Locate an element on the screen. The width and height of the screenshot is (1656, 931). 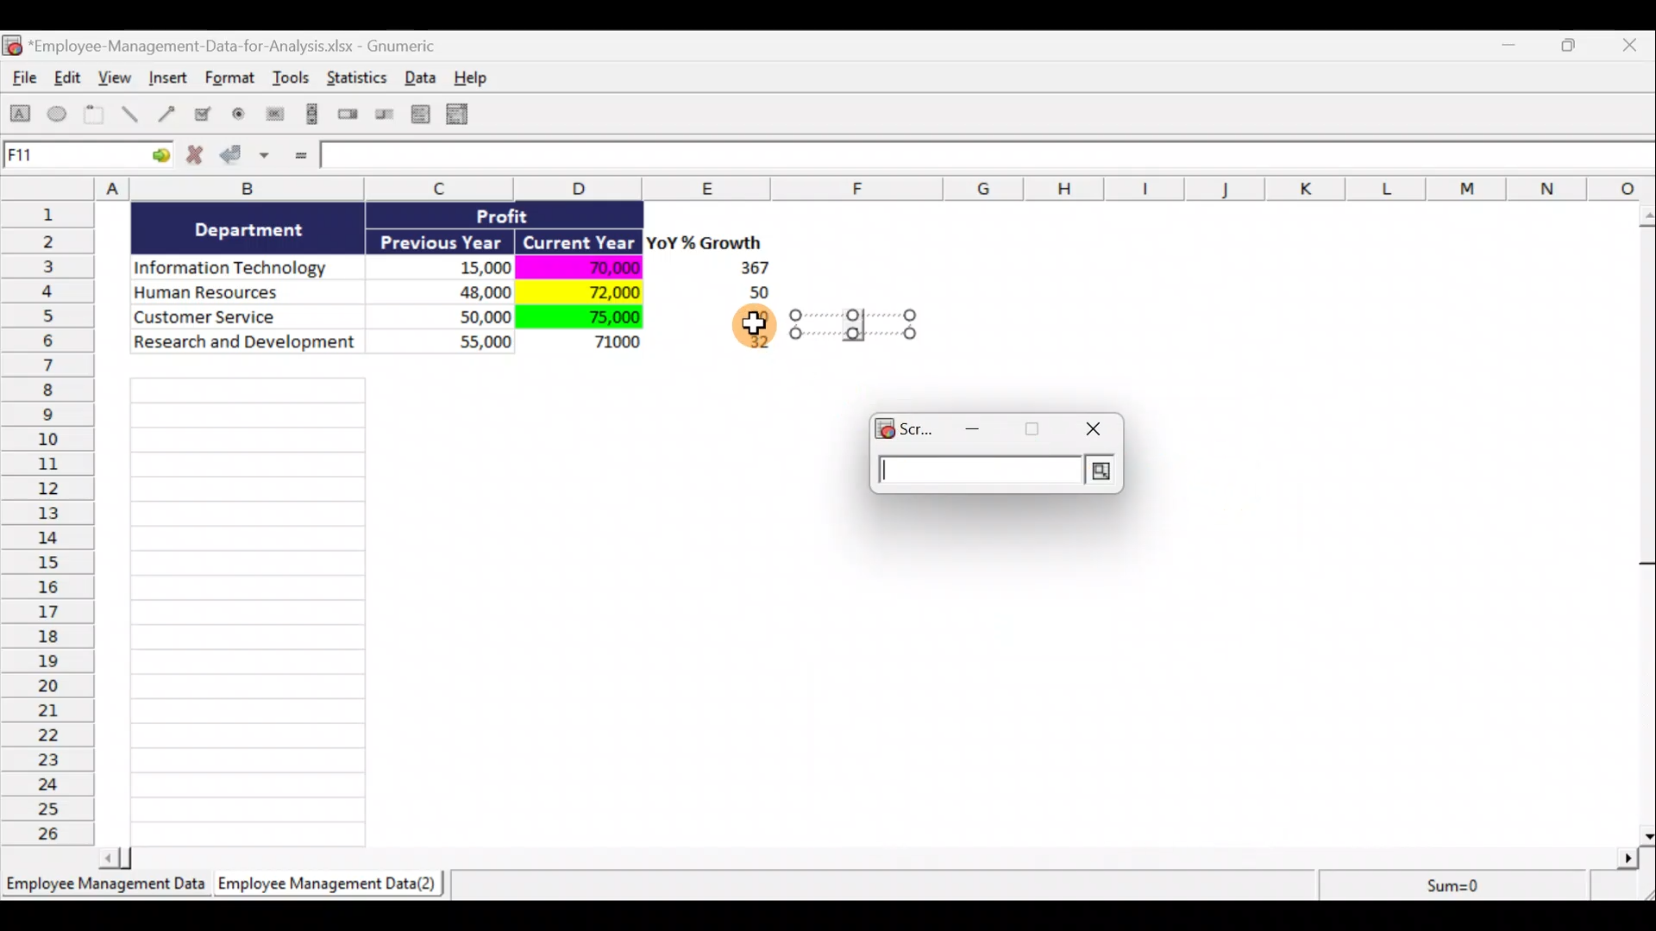
Create a slider is located at coordinates (382, 117).